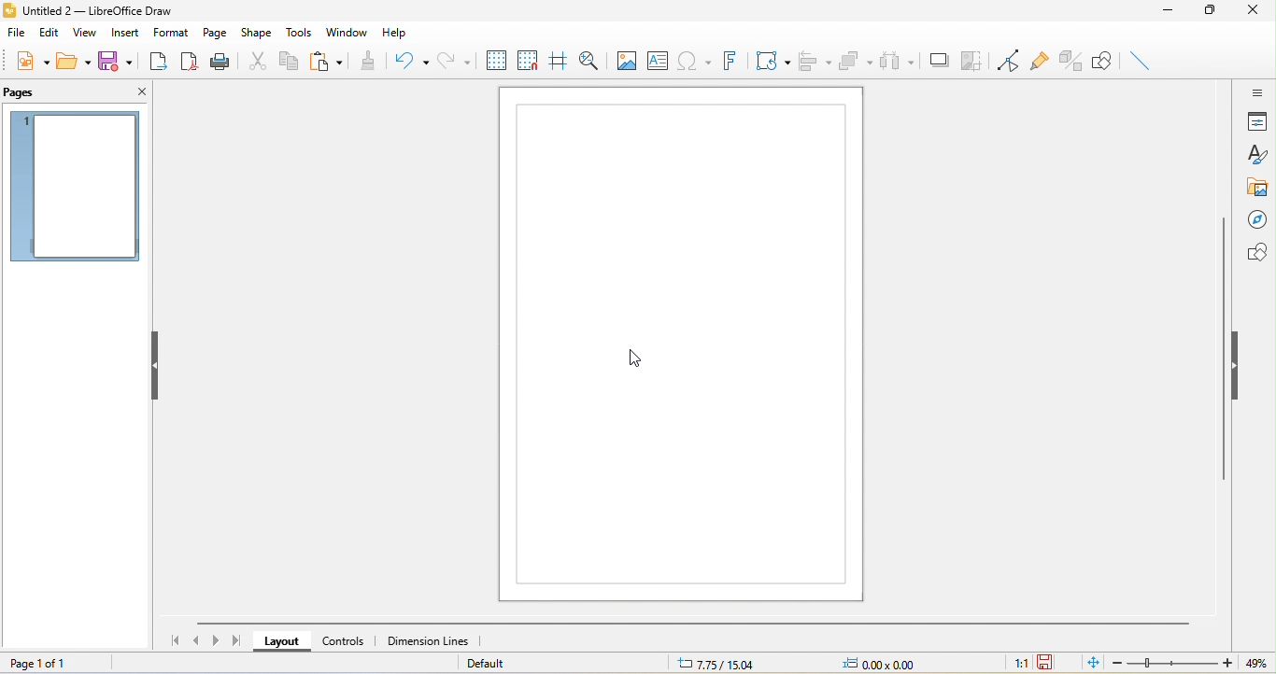  I want to click on default, so click(500, 666).